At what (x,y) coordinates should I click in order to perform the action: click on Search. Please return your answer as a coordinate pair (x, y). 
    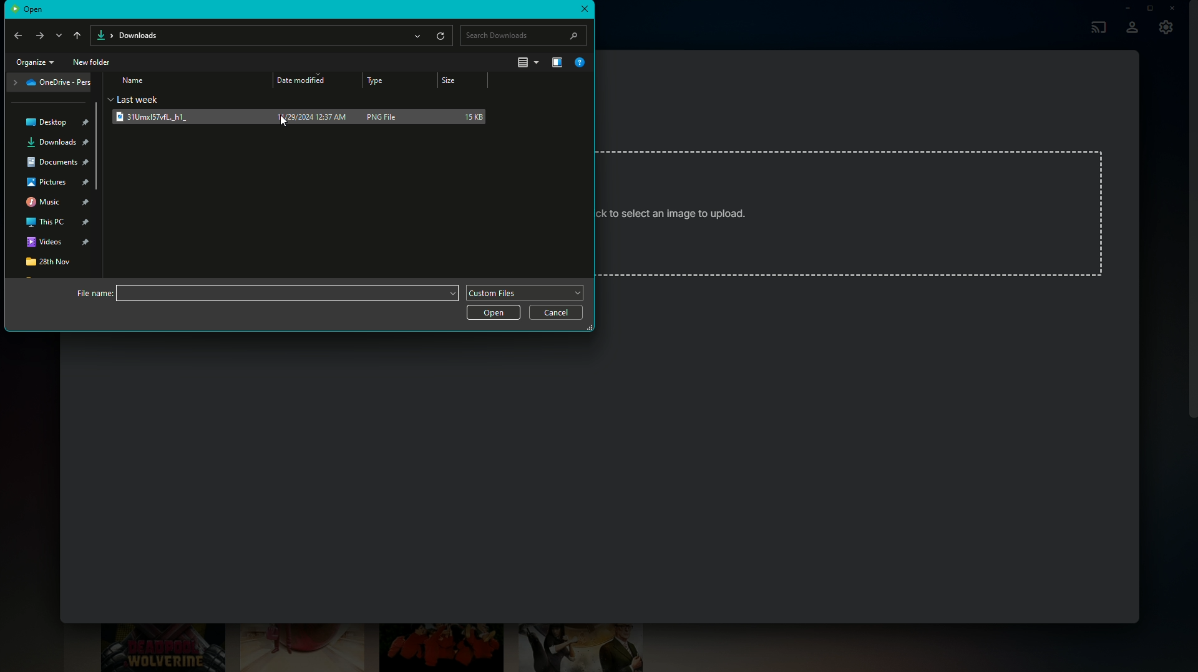
    Looking at the image, I should click on (525, 33).